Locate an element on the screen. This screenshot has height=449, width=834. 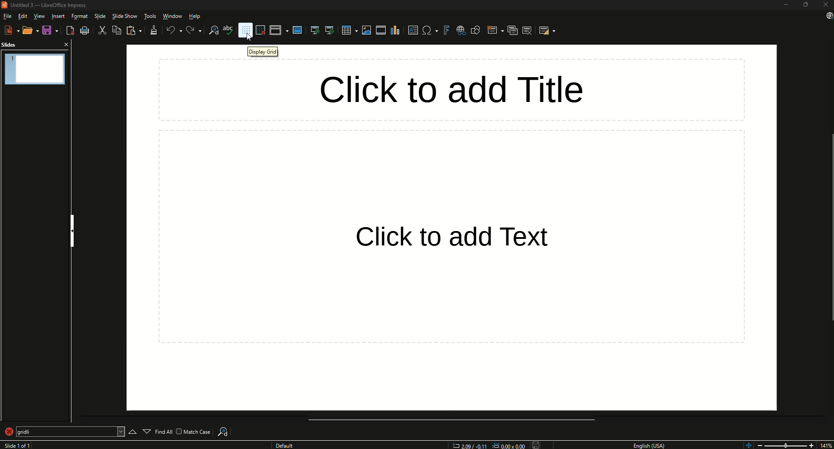
Open is located at coordinates (29, 31).